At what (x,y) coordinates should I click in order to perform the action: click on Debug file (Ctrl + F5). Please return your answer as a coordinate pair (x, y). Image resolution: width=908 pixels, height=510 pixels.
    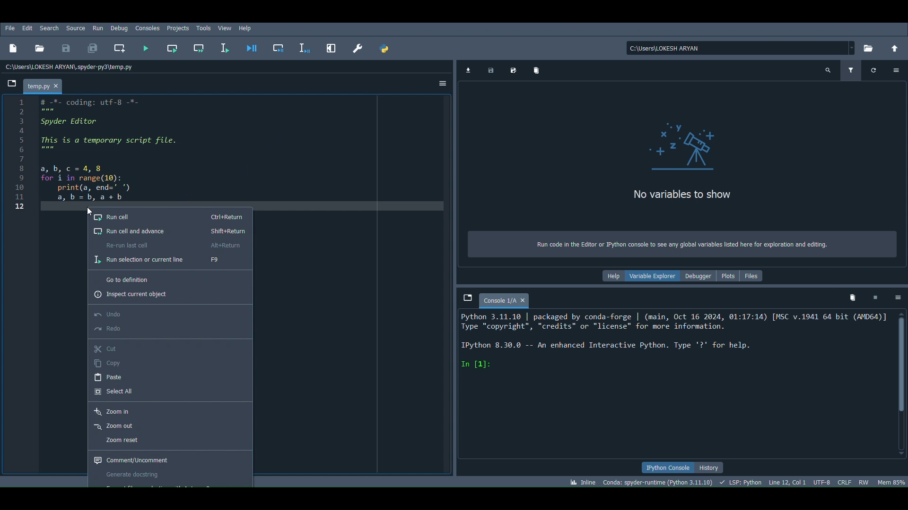
    Looking at the image, I should click on (250, 47).